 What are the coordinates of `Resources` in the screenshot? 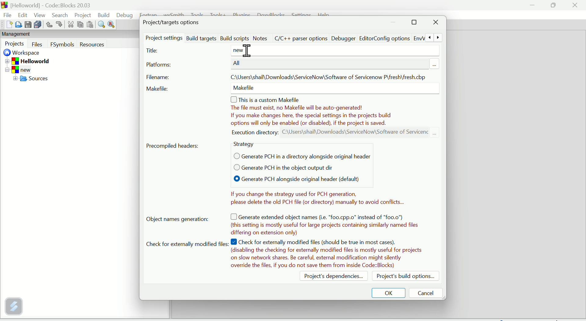 It's located at (103, 45).